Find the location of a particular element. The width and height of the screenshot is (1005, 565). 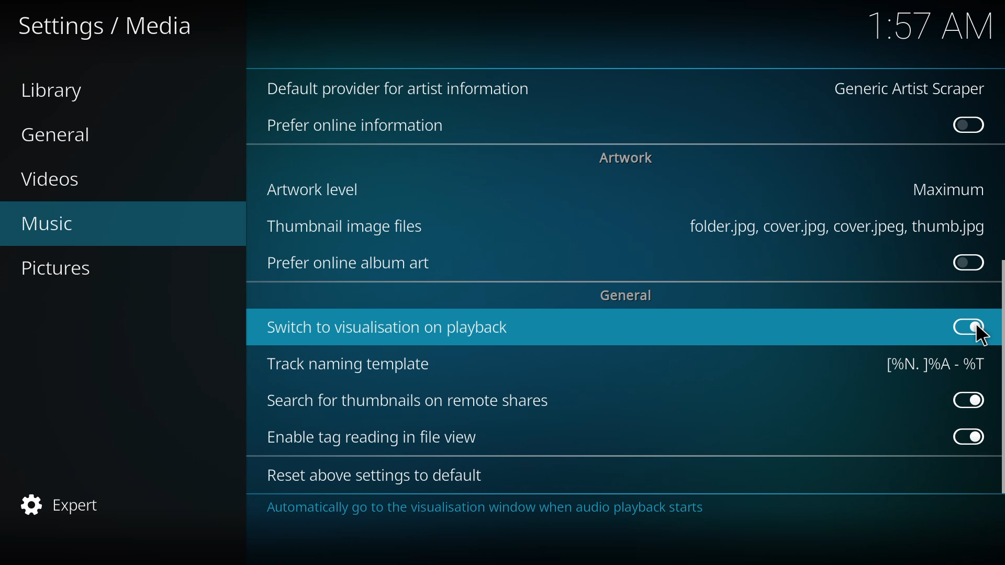

file type is located at coordinates (832, 227).